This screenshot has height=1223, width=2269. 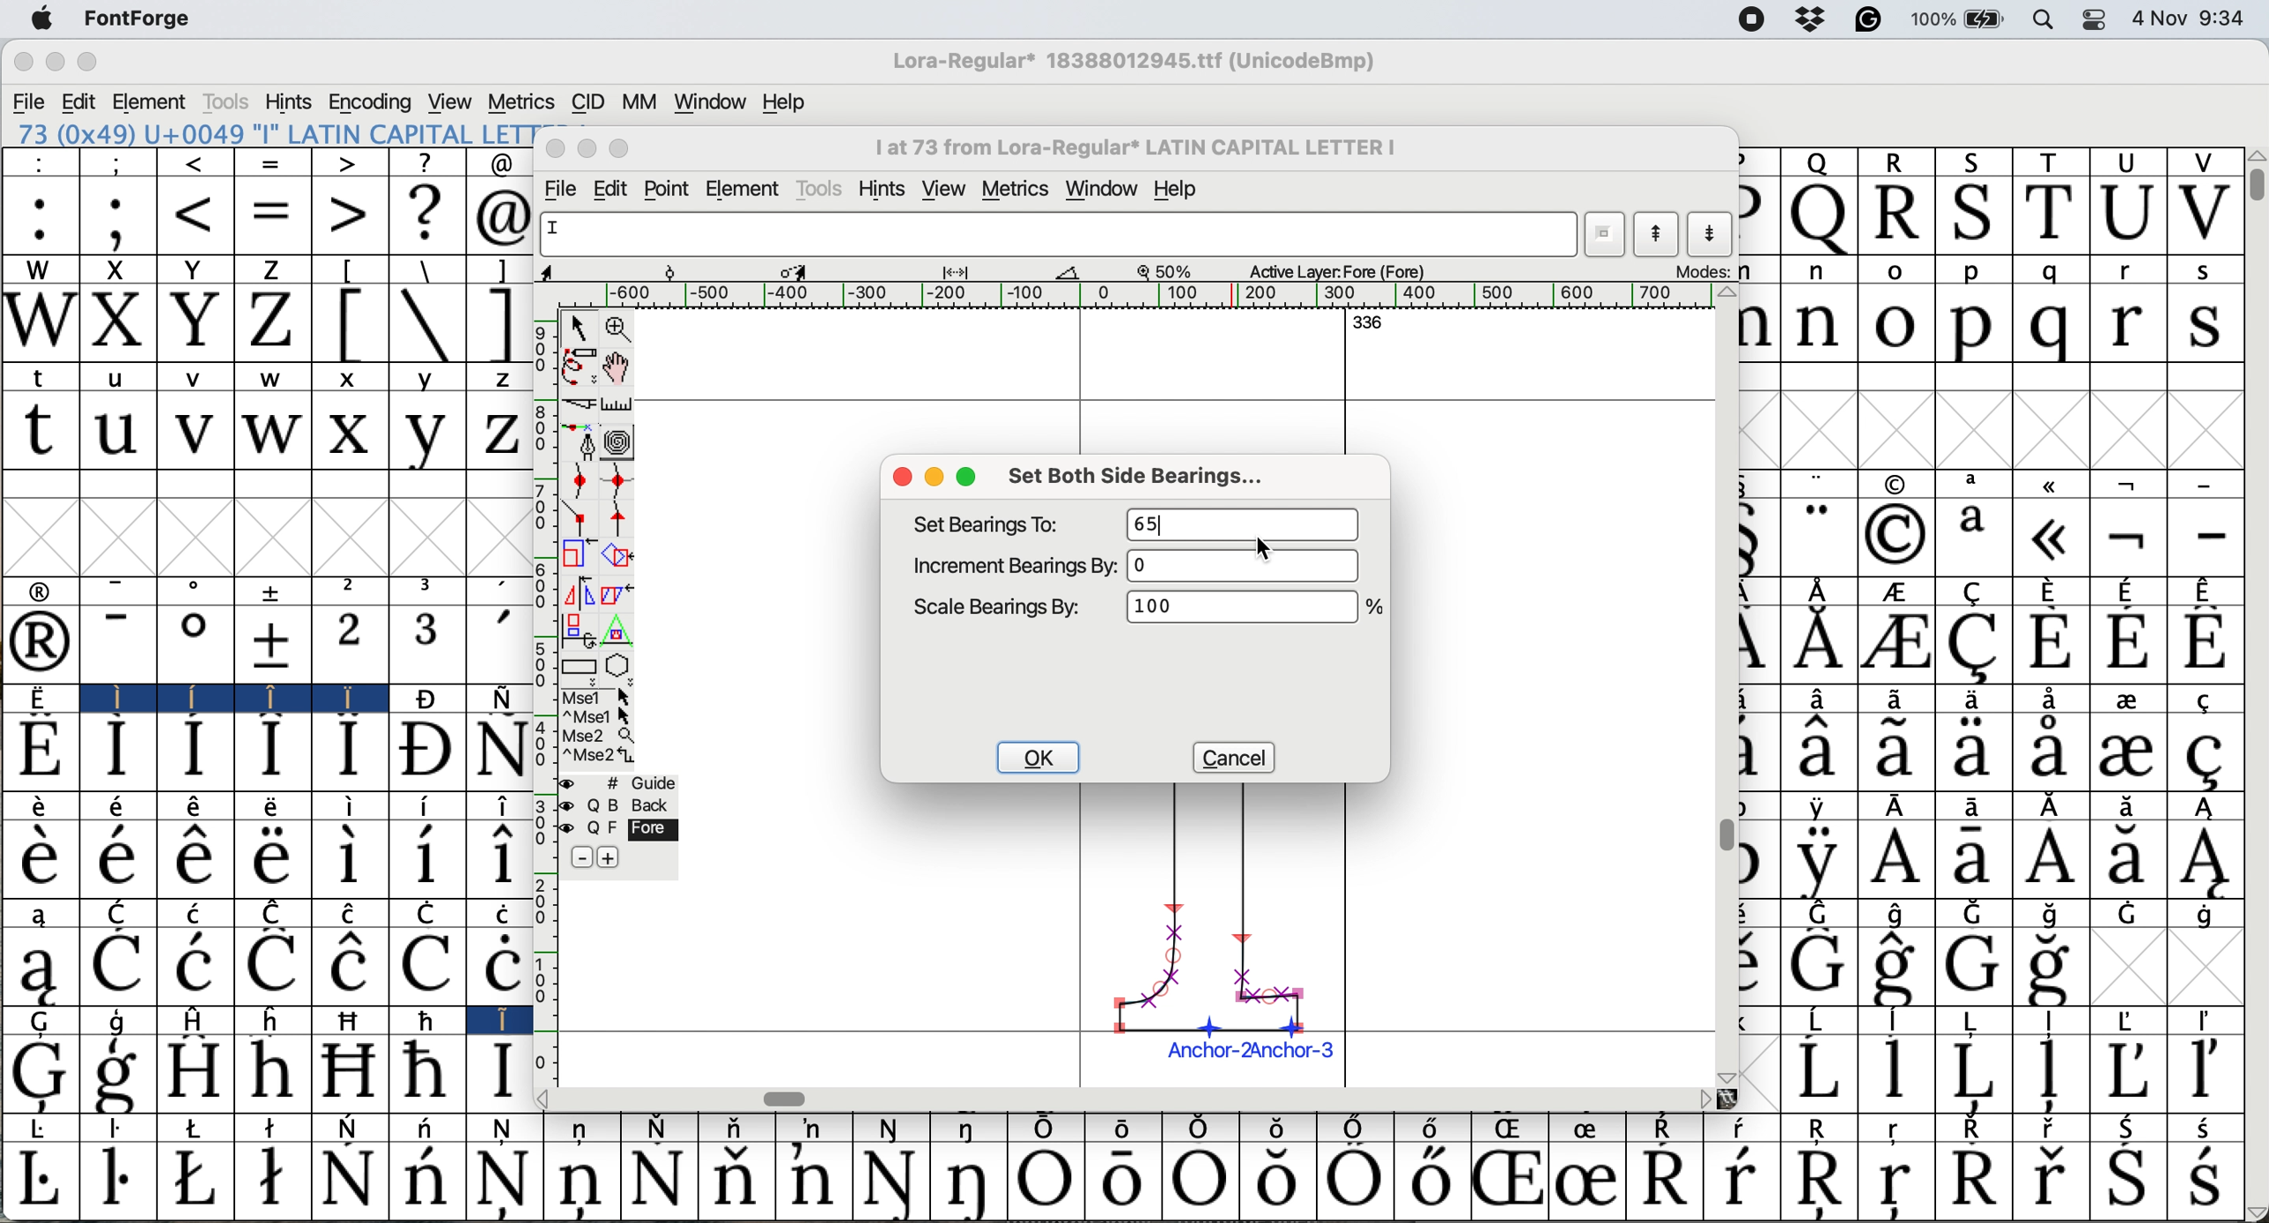 I want to click on vertical scroll bar, so click(x=2255, y=189).